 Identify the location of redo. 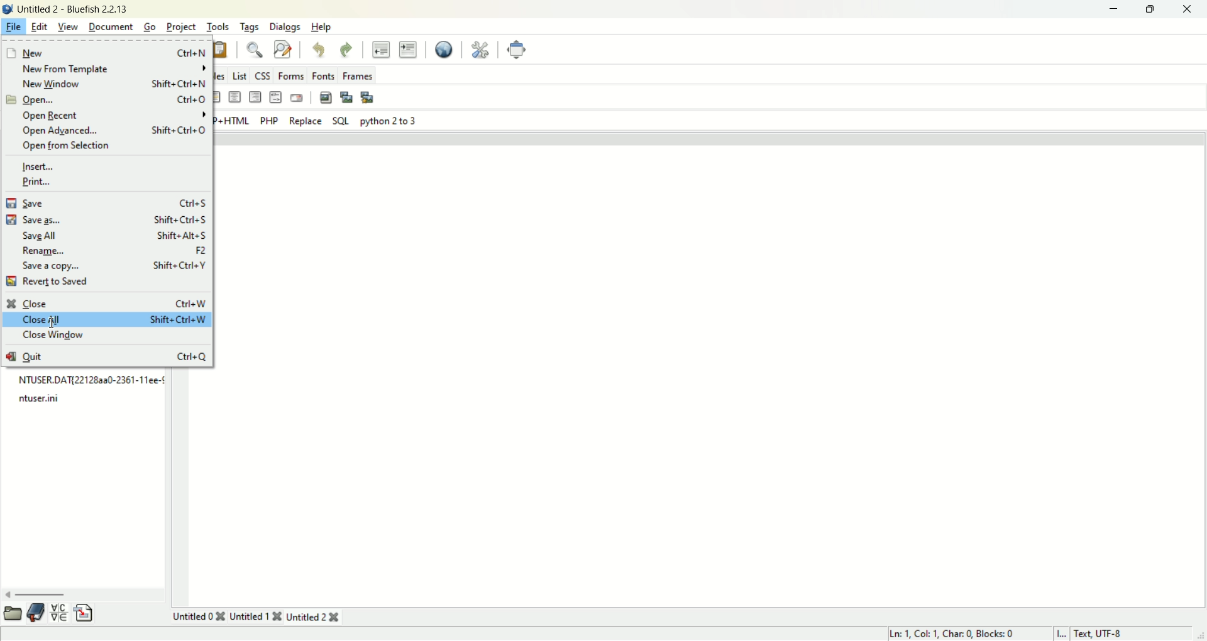
(348, 49).